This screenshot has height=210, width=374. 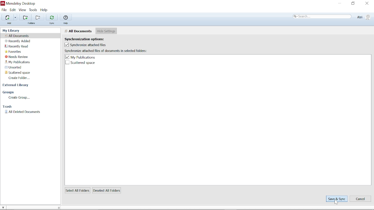 I want to click on External library, so click(x=16, y=86).